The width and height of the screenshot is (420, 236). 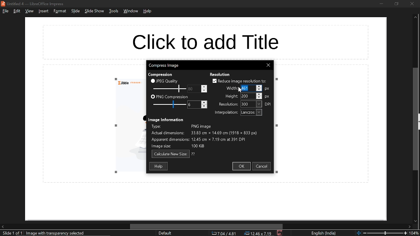 What do you see at coordinates (397, 4) in the screenshot?
I see `restore down` at bounding box center [397, 4].